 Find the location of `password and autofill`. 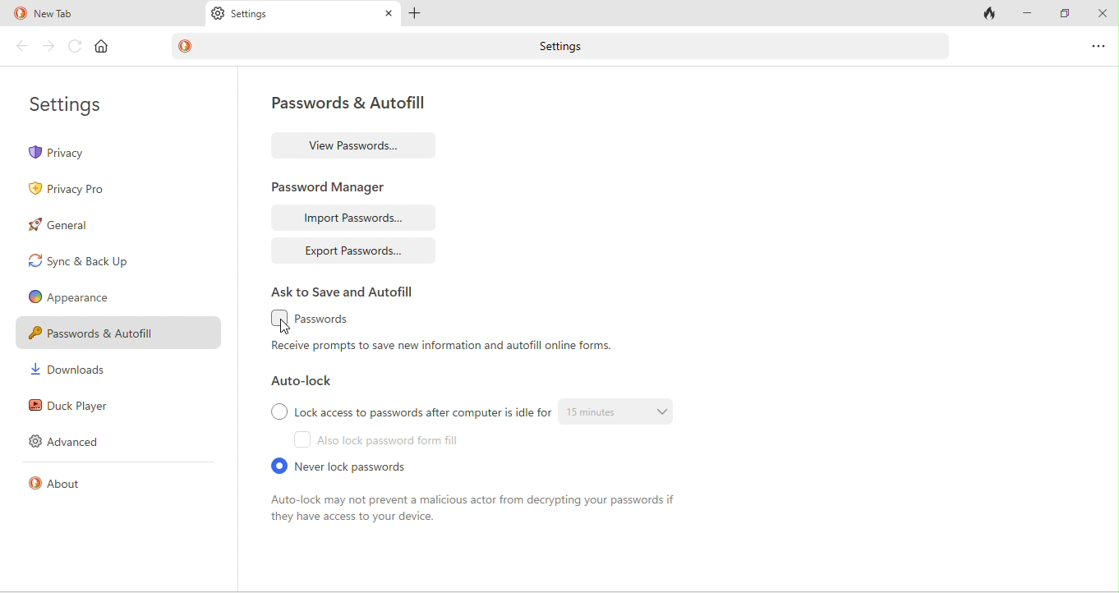

password and autofill is located at coordinates (343, 105).